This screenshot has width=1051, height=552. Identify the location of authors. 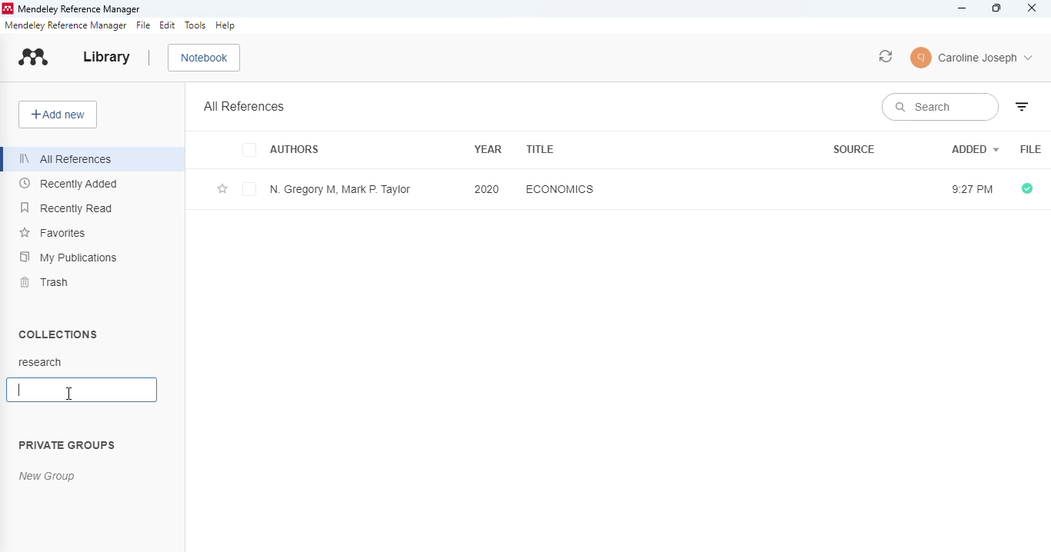
(295, 151).